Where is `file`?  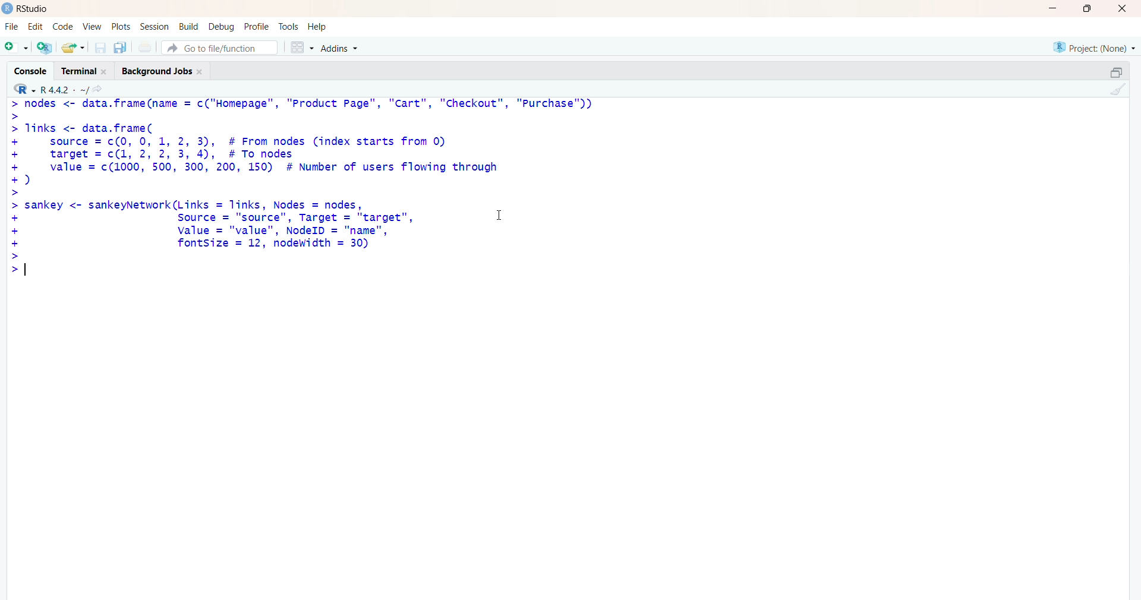
file is located at coordinates (11, 24).